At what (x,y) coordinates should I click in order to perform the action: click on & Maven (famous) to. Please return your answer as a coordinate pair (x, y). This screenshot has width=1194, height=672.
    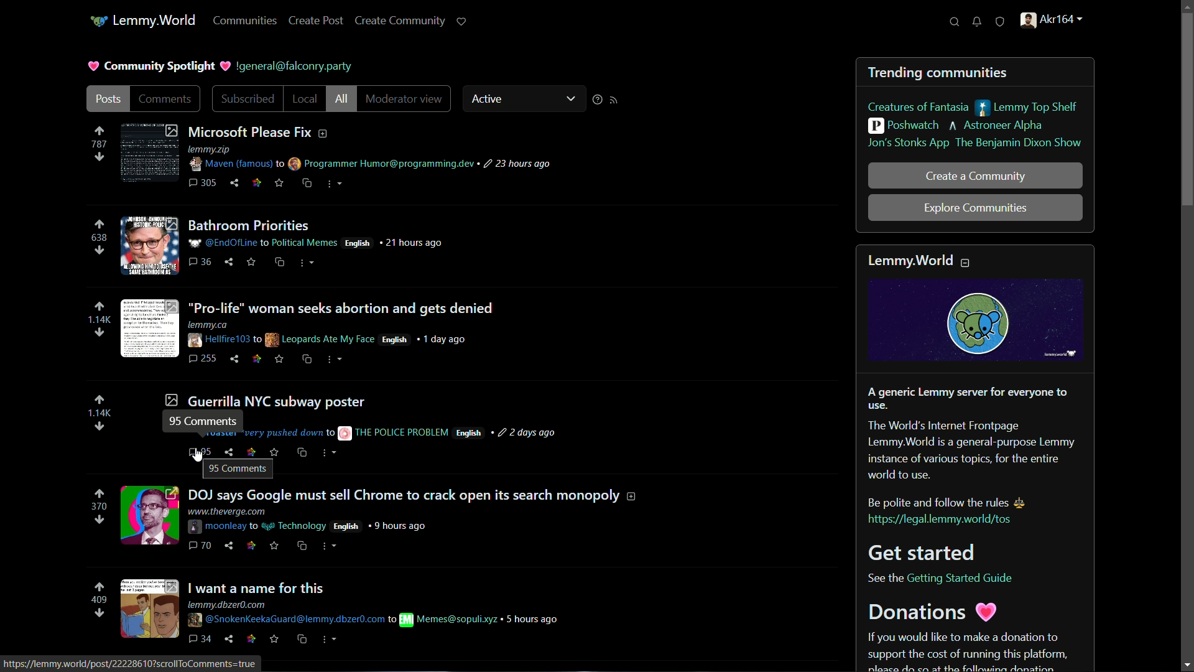
    Looking at the image, I should click on (237, 163).